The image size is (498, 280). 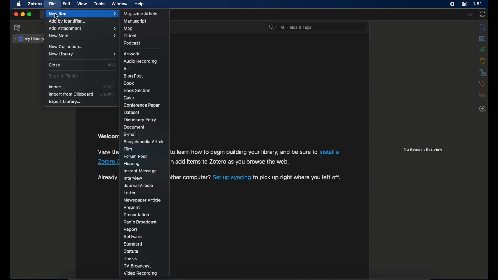 What do you see at coordinates (130, 98) in the screenshot?
I see `case` at bounding box center [130, 98].